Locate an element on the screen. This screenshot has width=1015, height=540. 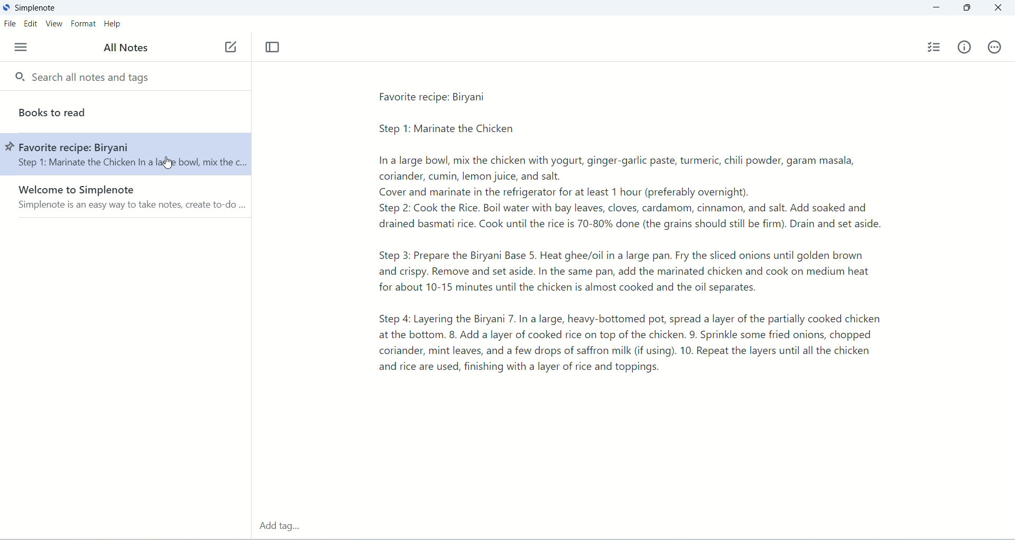
new note is located at coordinates (230, 46).